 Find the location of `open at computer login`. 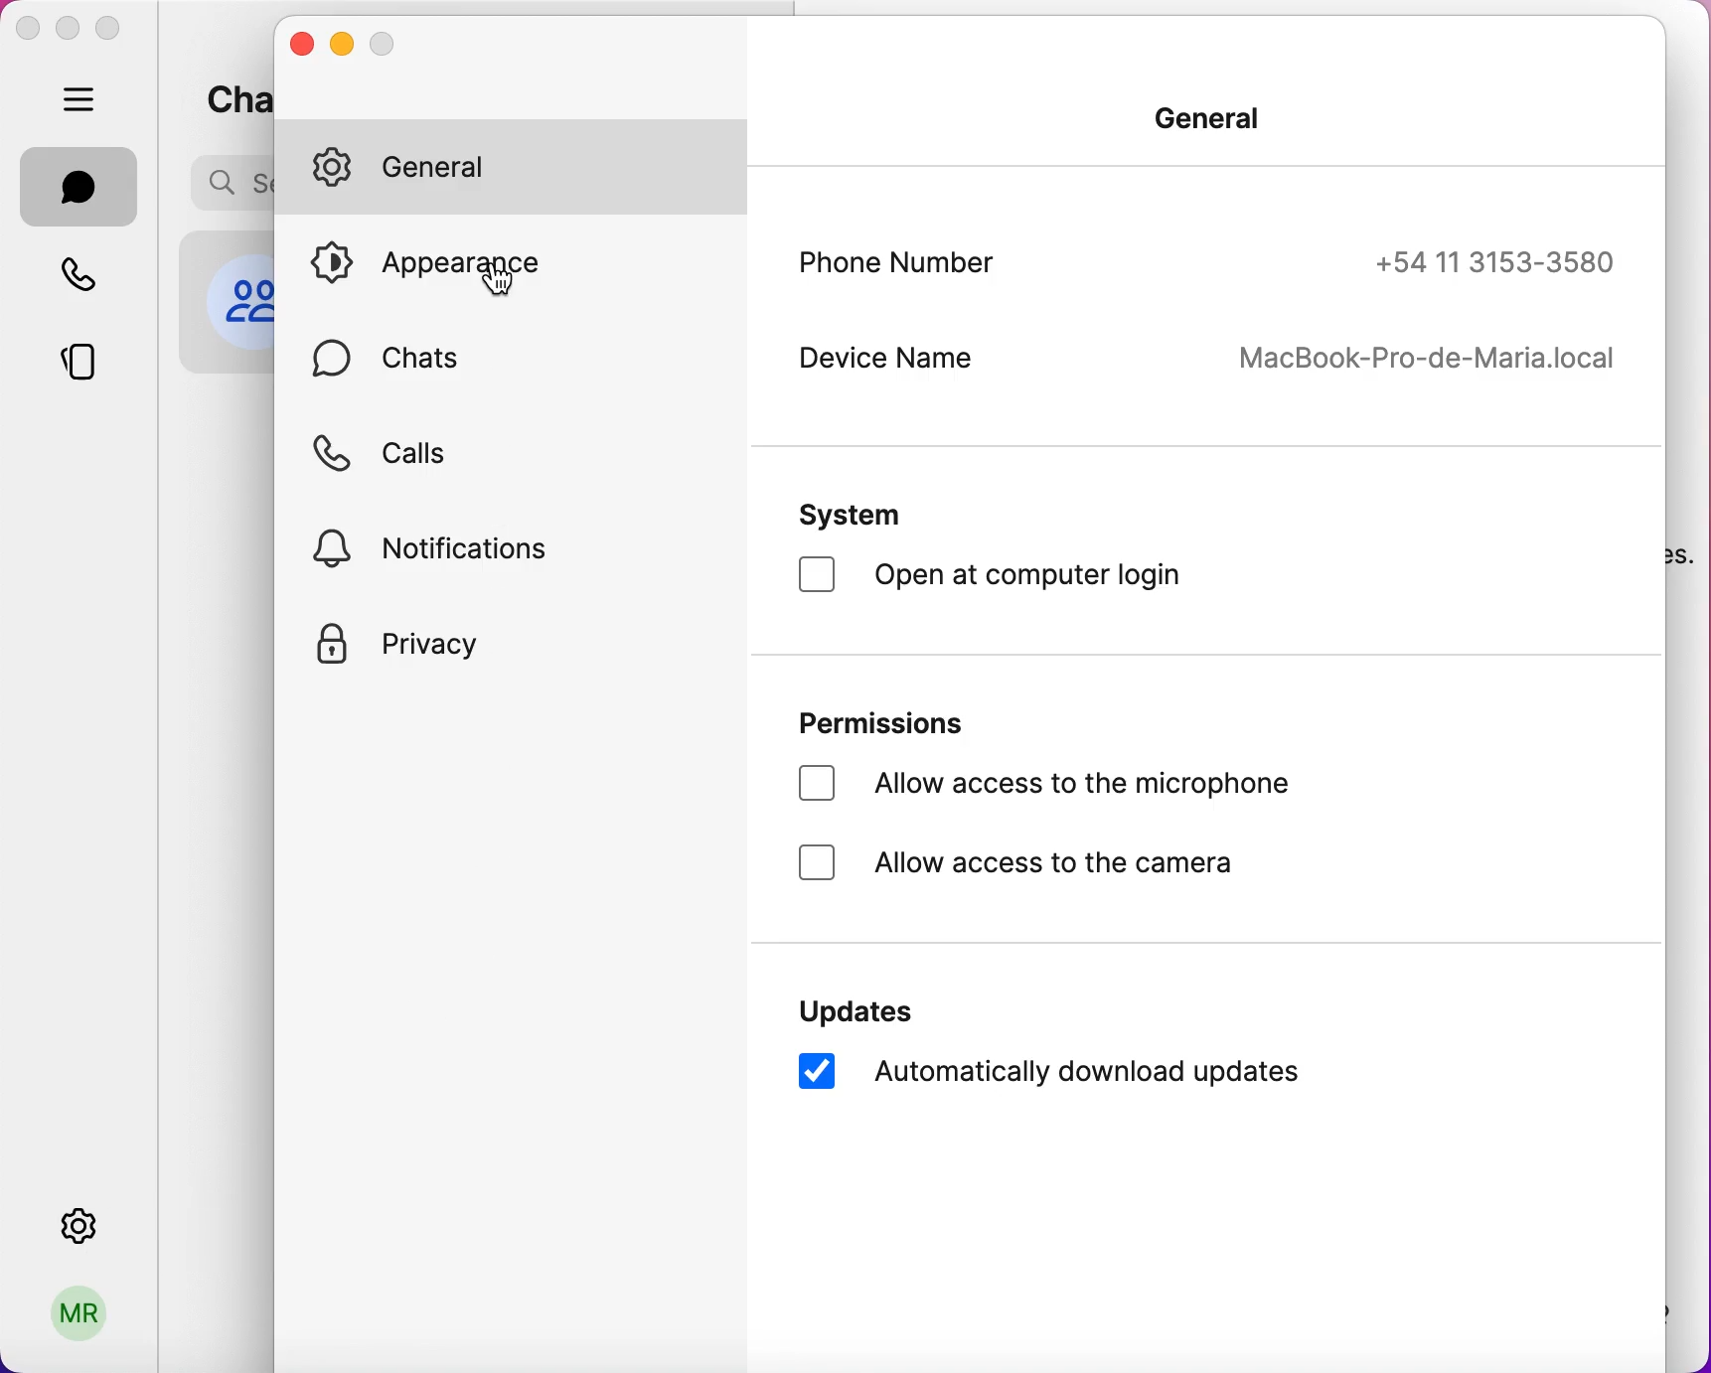

open at computer login is located at coordinates (1048, 583).